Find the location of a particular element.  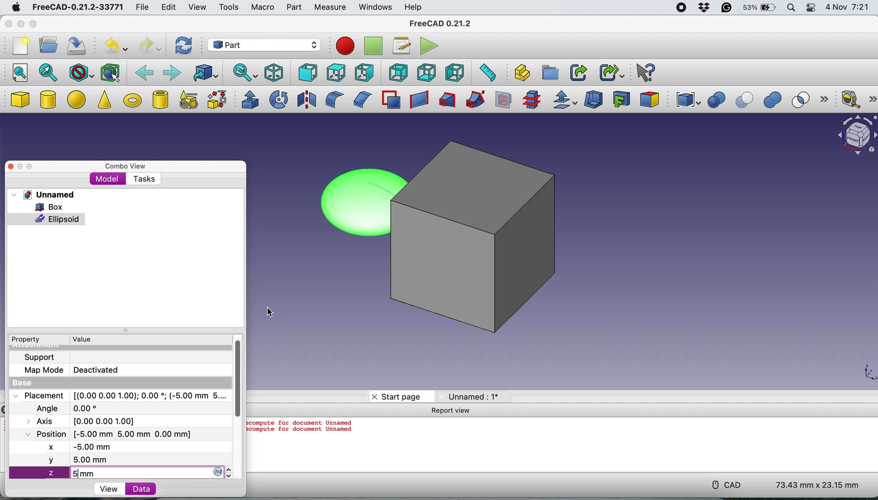

close is located at coordinates (11, 166).